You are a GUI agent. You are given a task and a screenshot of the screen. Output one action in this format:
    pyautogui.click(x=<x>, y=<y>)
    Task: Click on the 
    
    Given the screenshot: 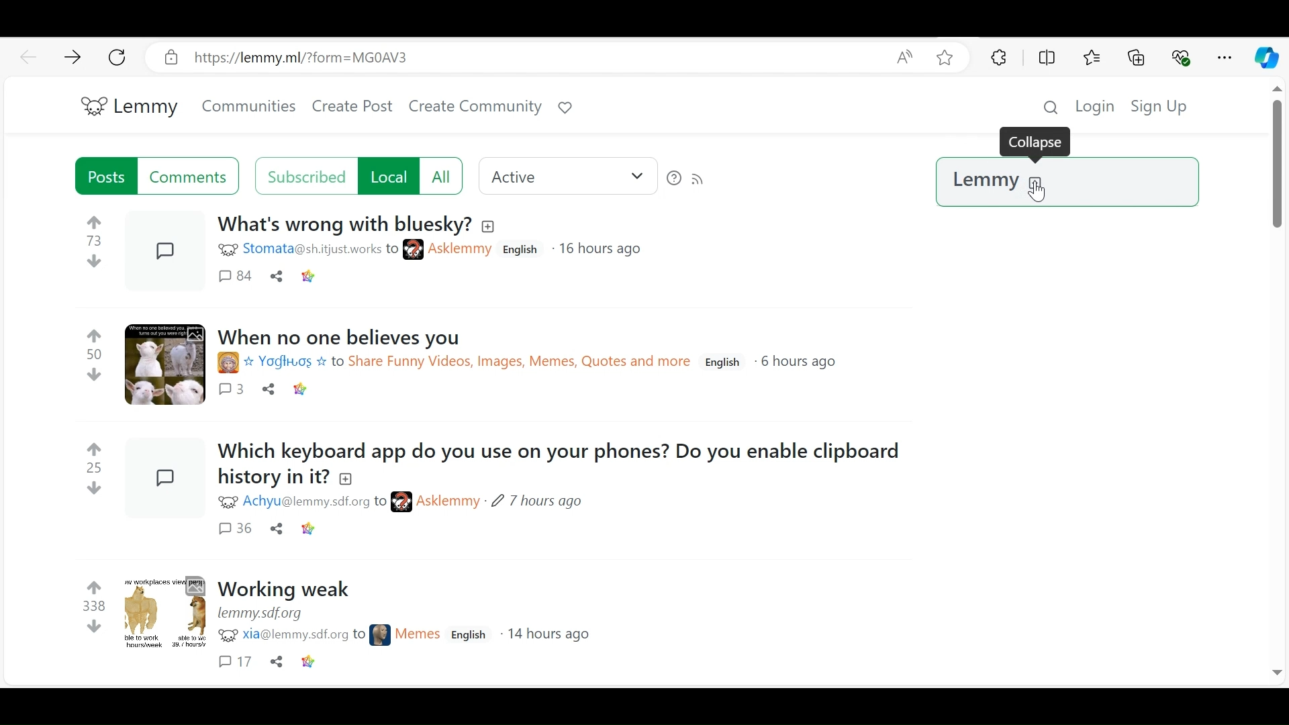 What is the action you would take?
    pyautogui.click(x=1270, y=672)
    